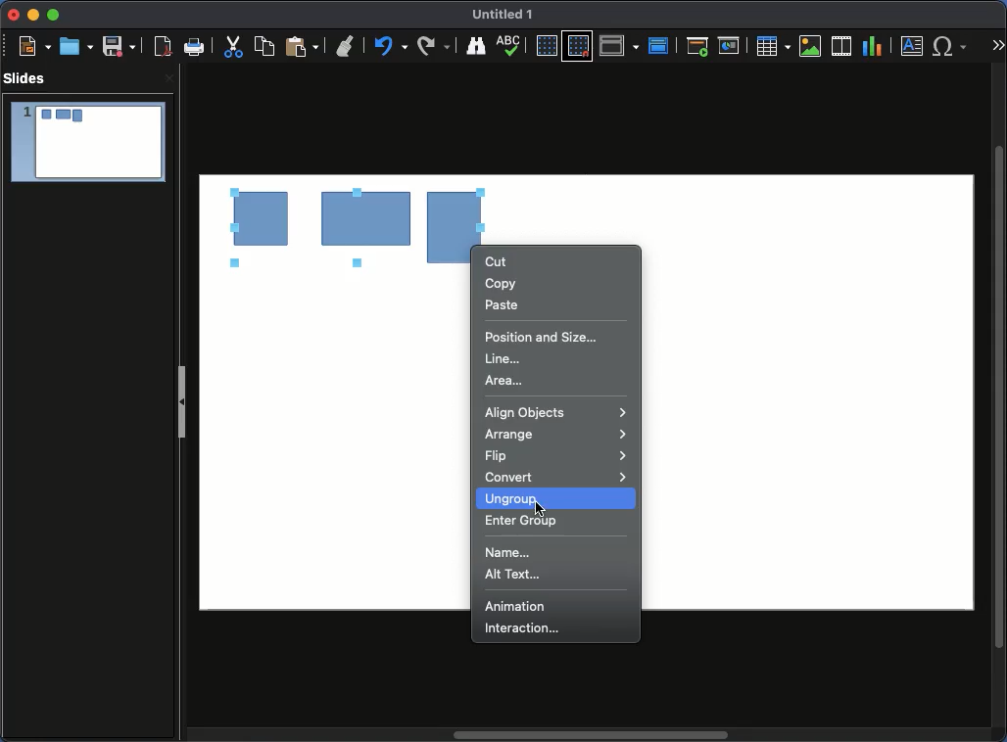  I want to click on Slide panel, so click(182, 405).